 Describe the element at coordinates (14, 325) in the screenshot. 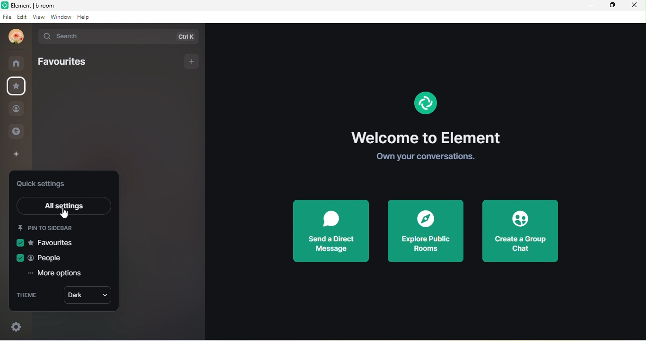

I see `quick settings` at that location.